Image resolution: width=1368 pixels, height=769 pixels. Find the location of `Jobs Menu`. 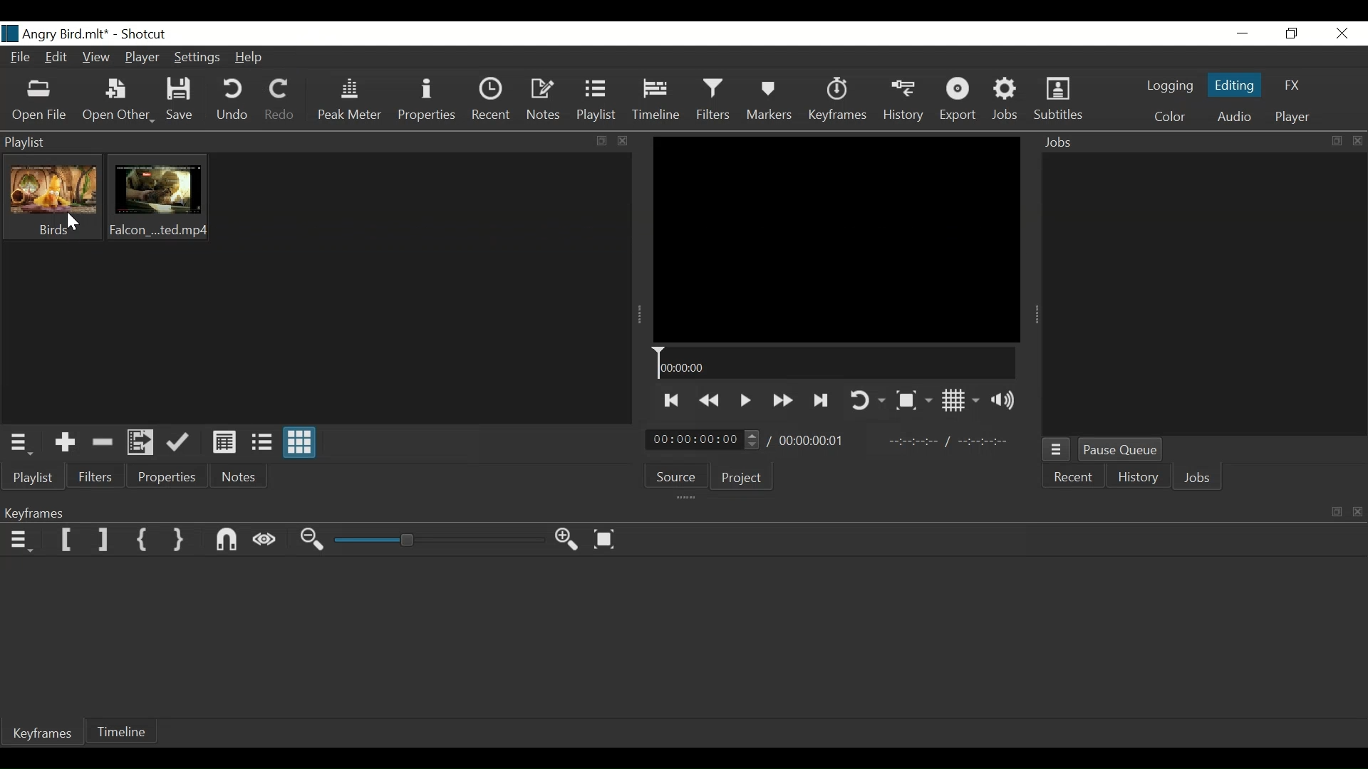

Jobs Menu is located at coordinates (1059, 449).